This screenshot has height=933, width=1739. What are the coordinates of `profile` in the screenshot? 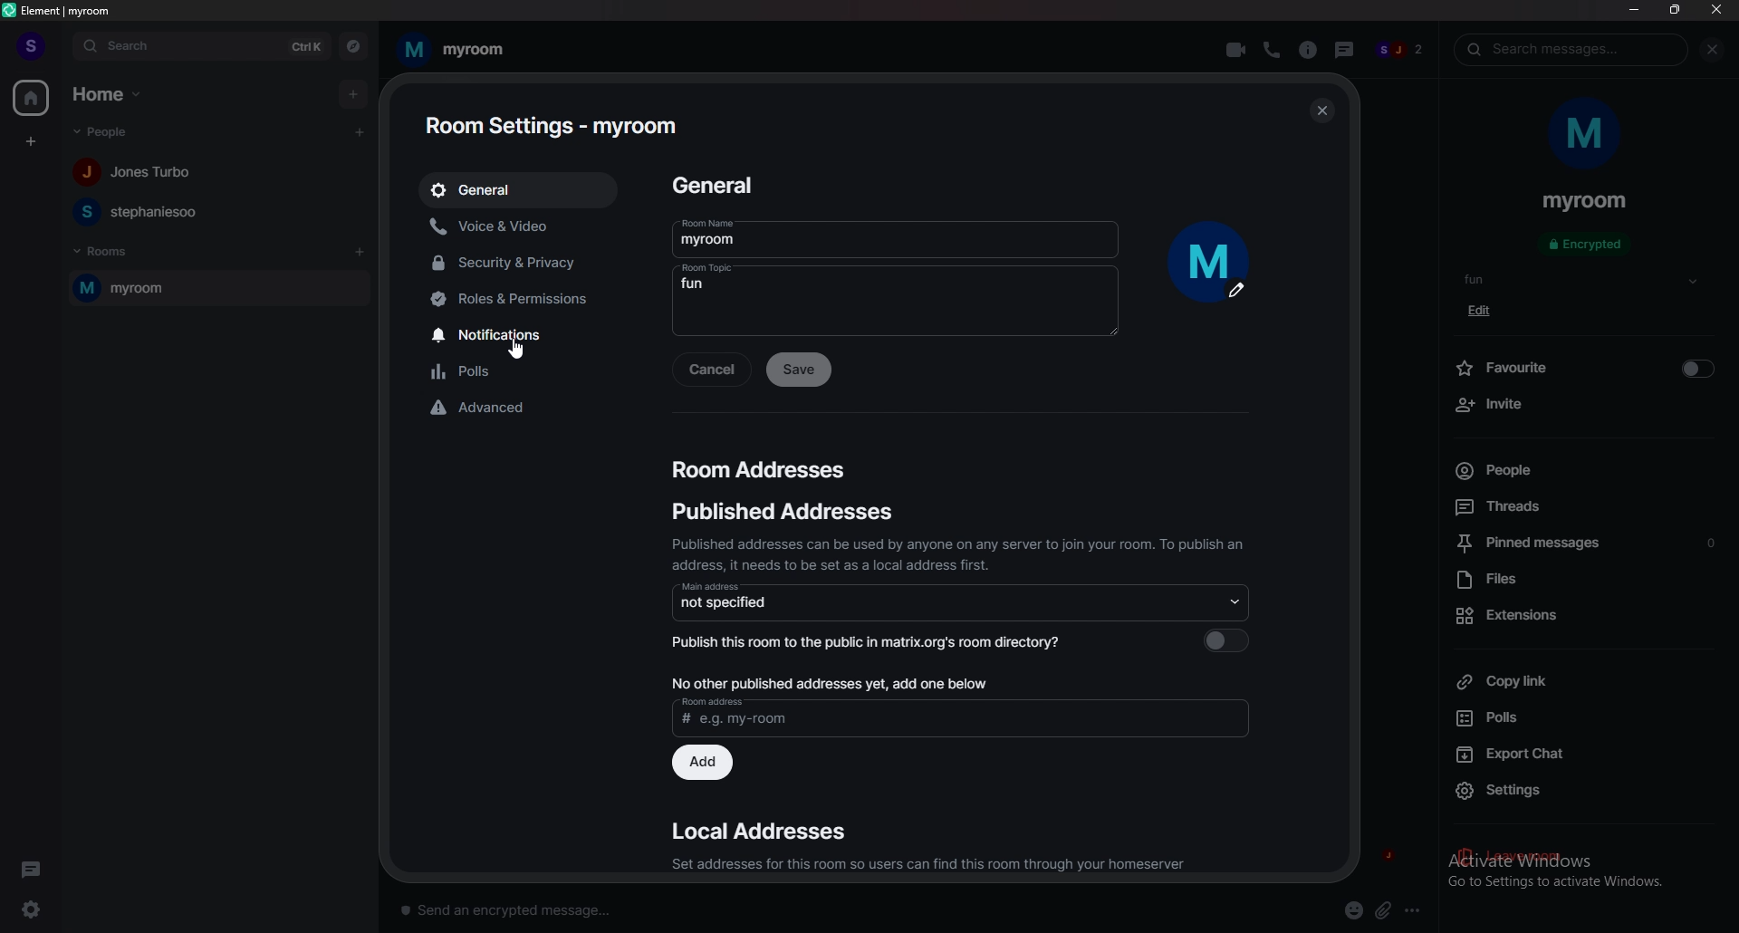 It's located at (32, 46).